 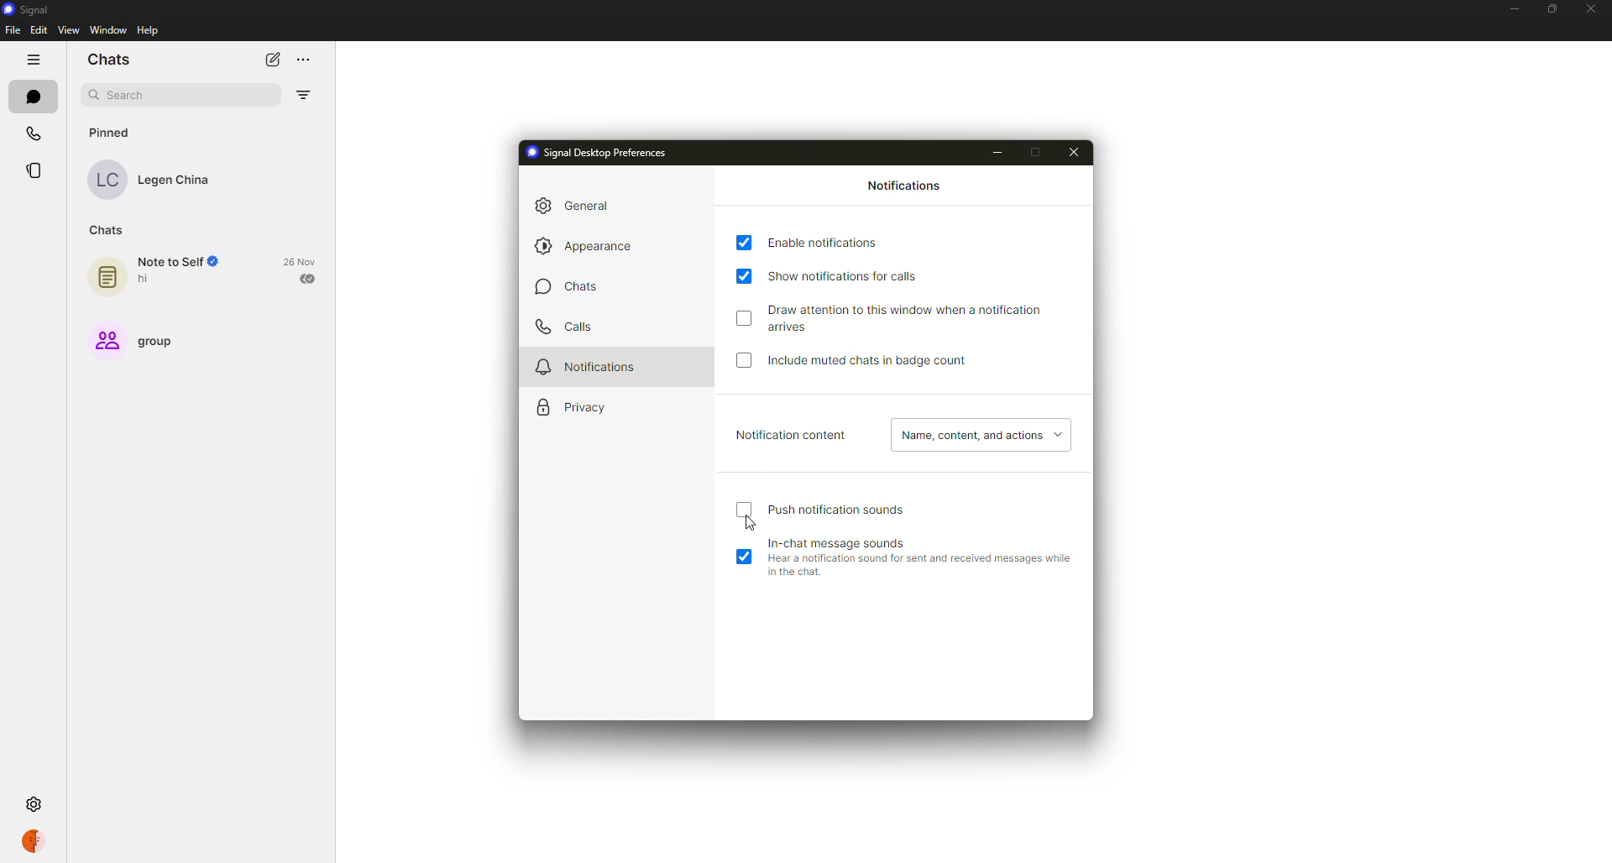 I want to click on enabled, so click(x=747, y=558).